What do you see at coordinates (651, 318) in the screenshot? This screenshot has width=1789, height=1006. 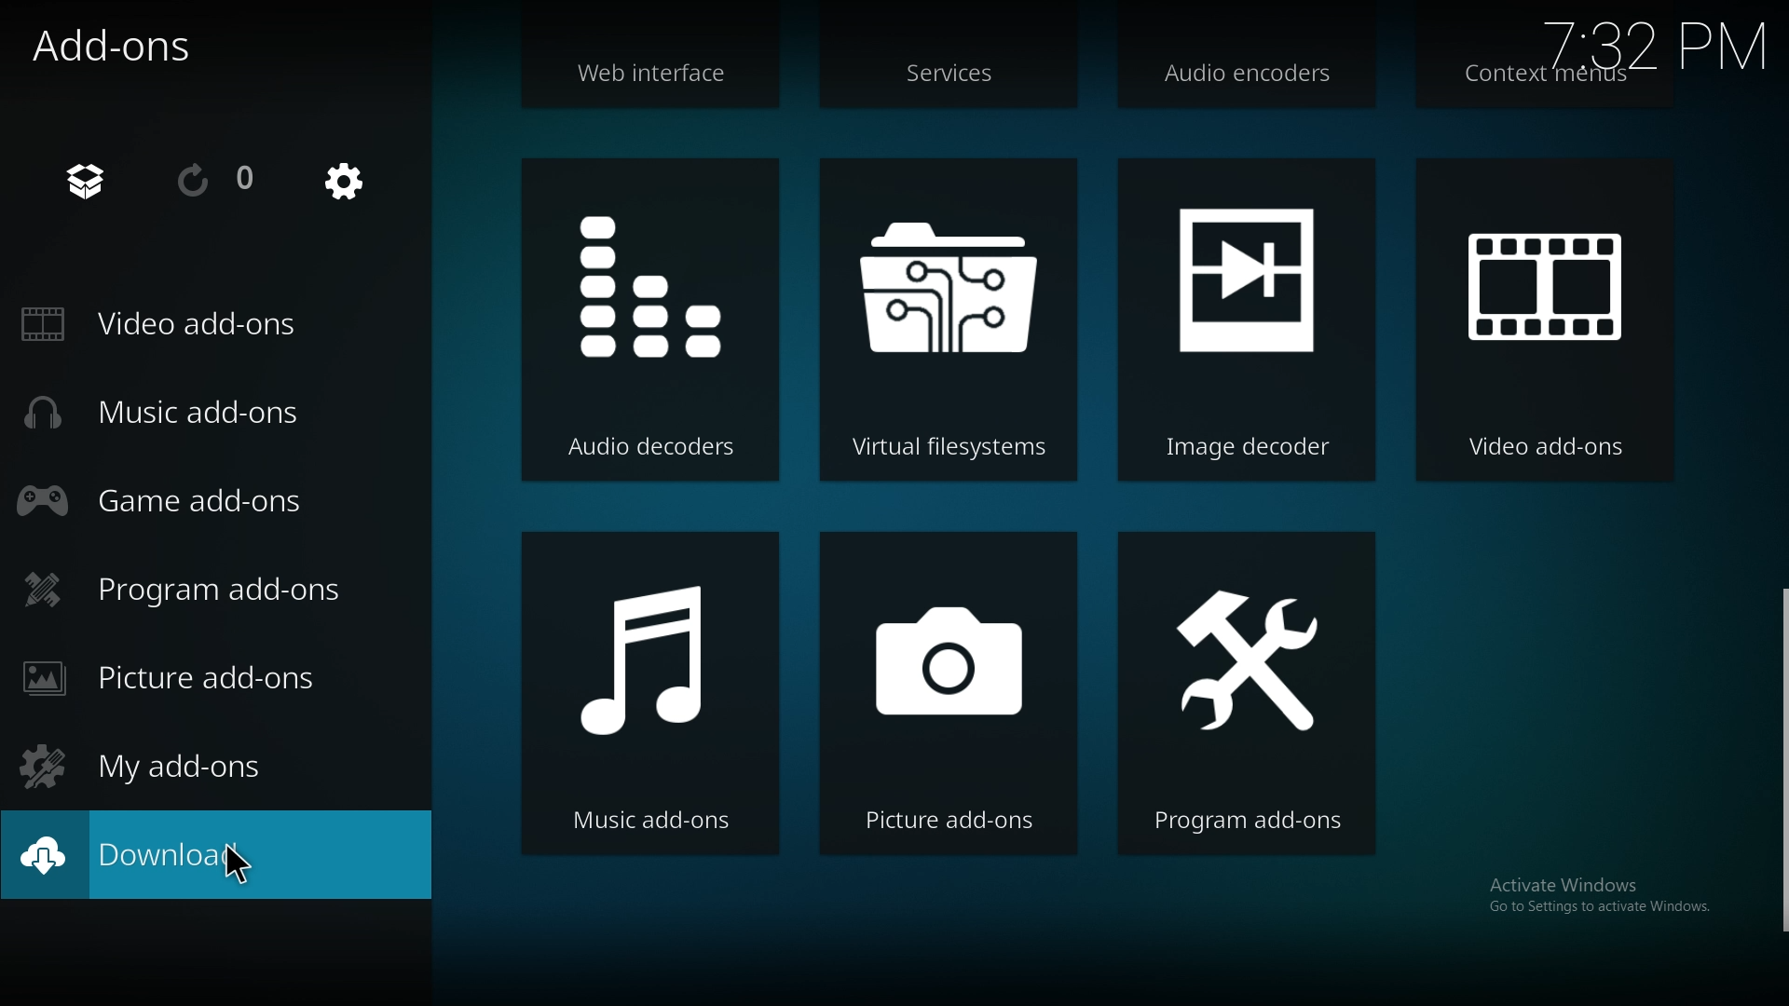 I see `audio decoders` at bounding box center [651, 318].